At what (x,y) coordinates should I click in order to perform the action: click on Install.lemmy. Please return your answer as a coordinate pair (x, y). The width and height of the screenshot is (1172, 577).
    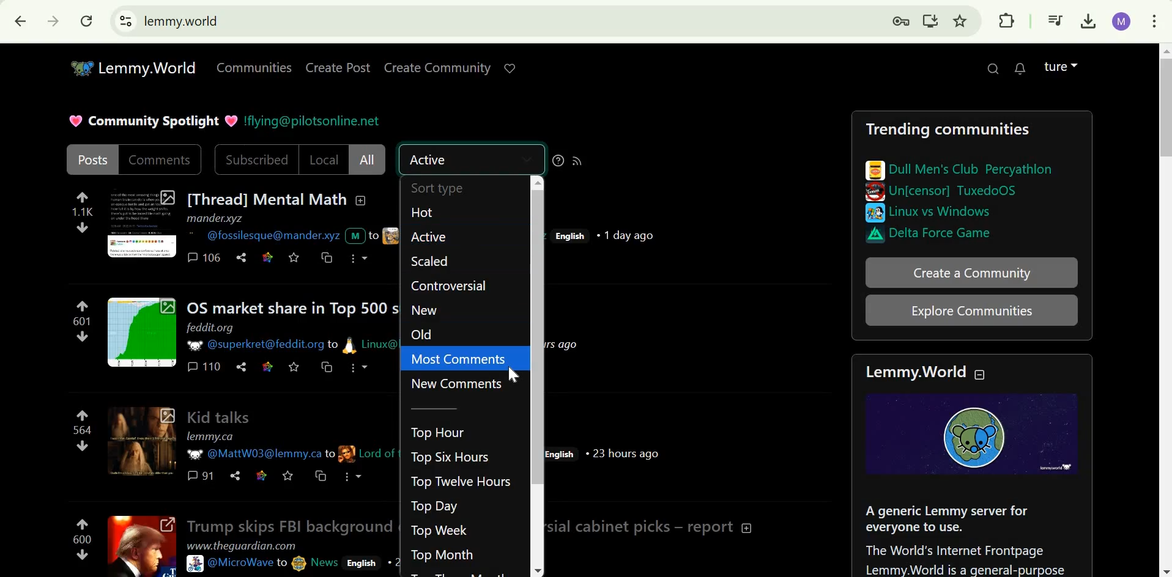
    Looking at the image, I should click on (931, 22).